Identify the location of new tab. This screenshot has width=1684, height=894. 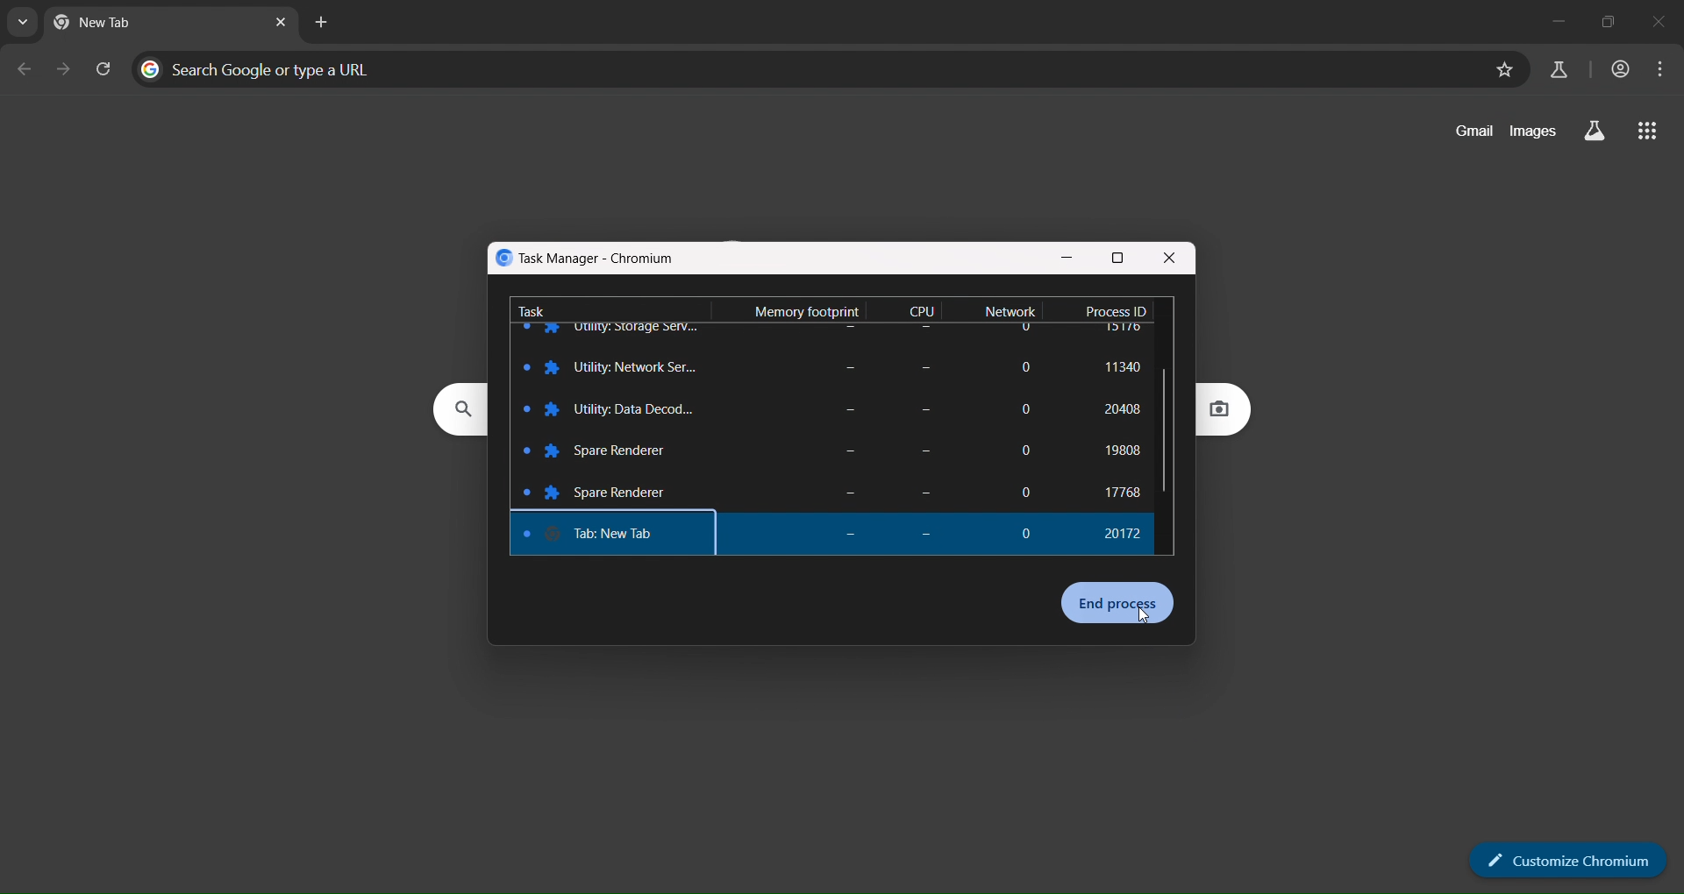
(320, 25).